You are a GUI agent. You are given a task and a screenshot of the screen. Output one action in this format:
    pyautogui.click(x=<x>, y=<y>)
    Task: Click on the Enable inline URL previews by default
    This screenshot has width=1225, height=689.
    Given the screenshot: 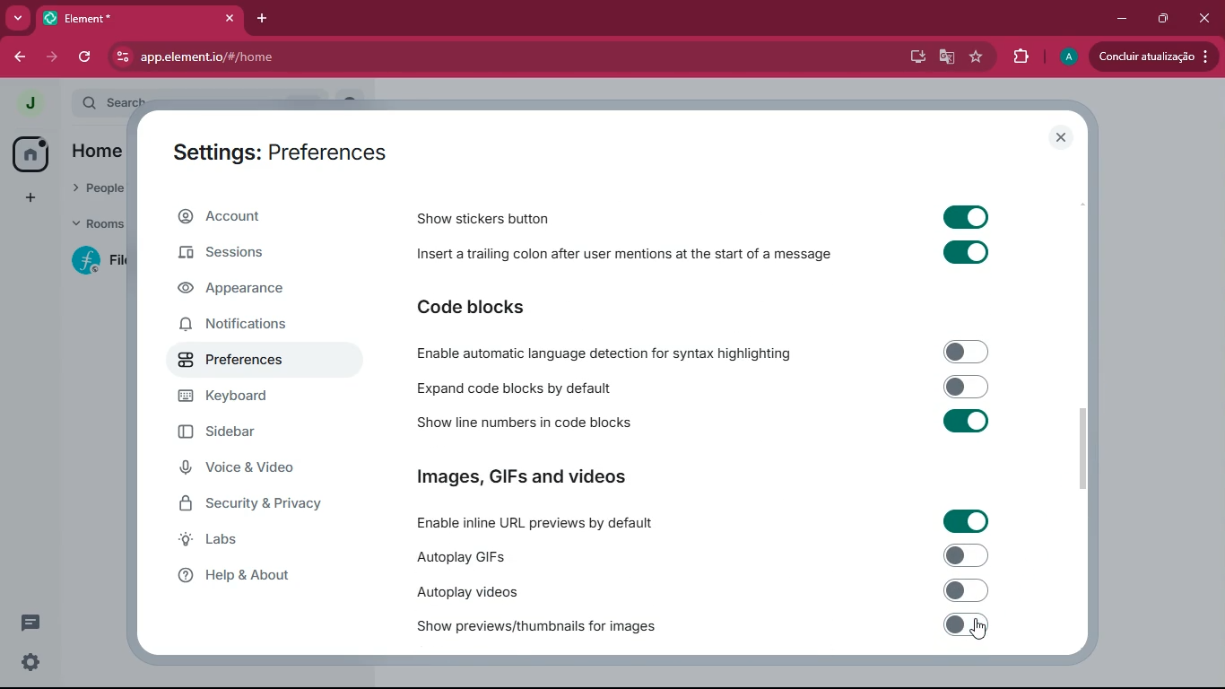 What is the action you would take?
    pyautogui.click(x=535, y=525)
    